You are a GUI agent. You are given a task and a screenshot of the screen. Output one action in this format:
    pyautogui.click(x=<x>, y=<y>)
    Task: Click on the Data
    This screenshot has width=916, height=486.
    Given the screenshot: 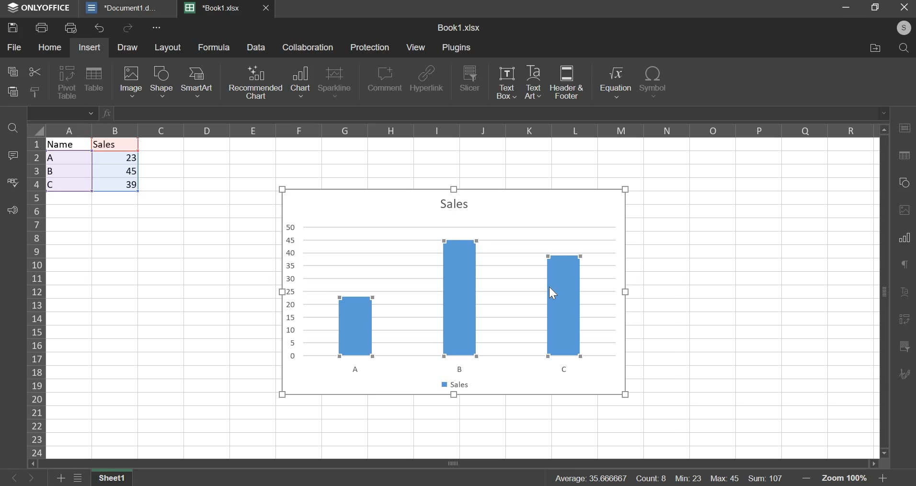 What is the action you would take?
    pyautogui.click(x=257, y=47)
    